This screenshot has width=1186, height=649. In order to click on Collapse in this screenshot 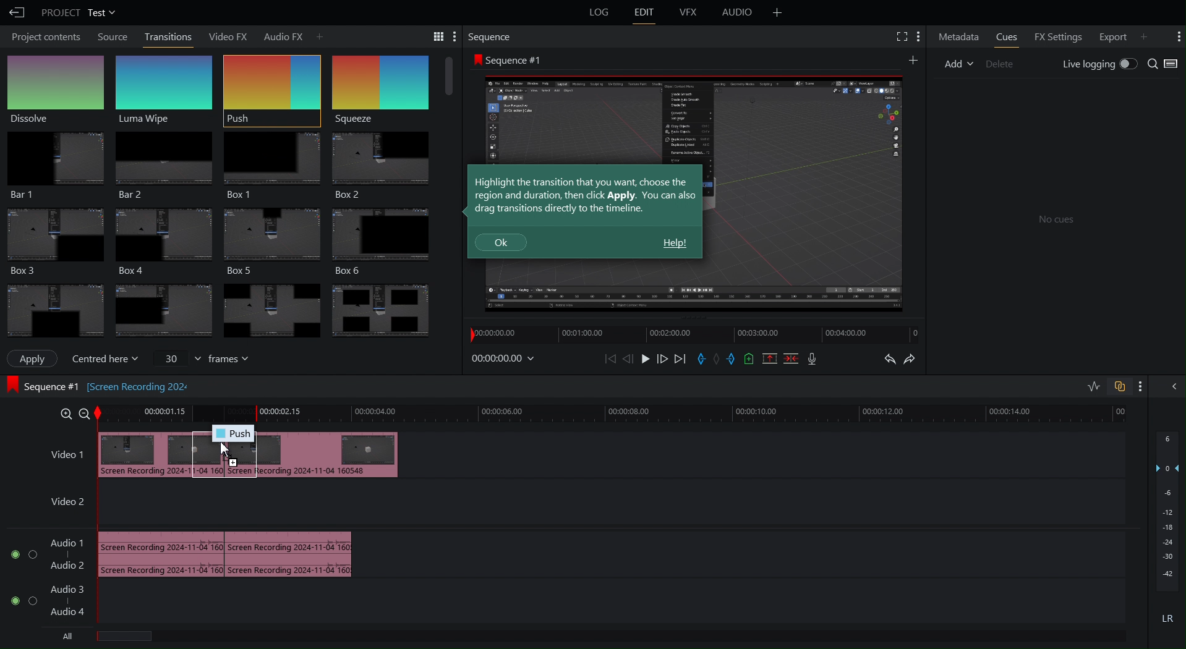, I will do `click(1172, 386)`.